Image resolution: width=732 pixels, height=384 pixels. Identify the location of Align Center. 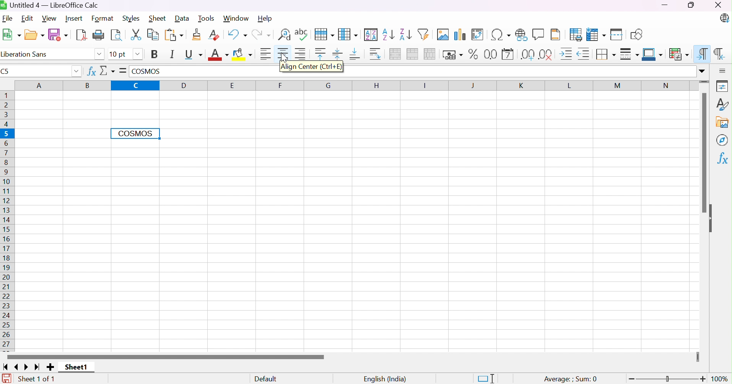
(283, 54).